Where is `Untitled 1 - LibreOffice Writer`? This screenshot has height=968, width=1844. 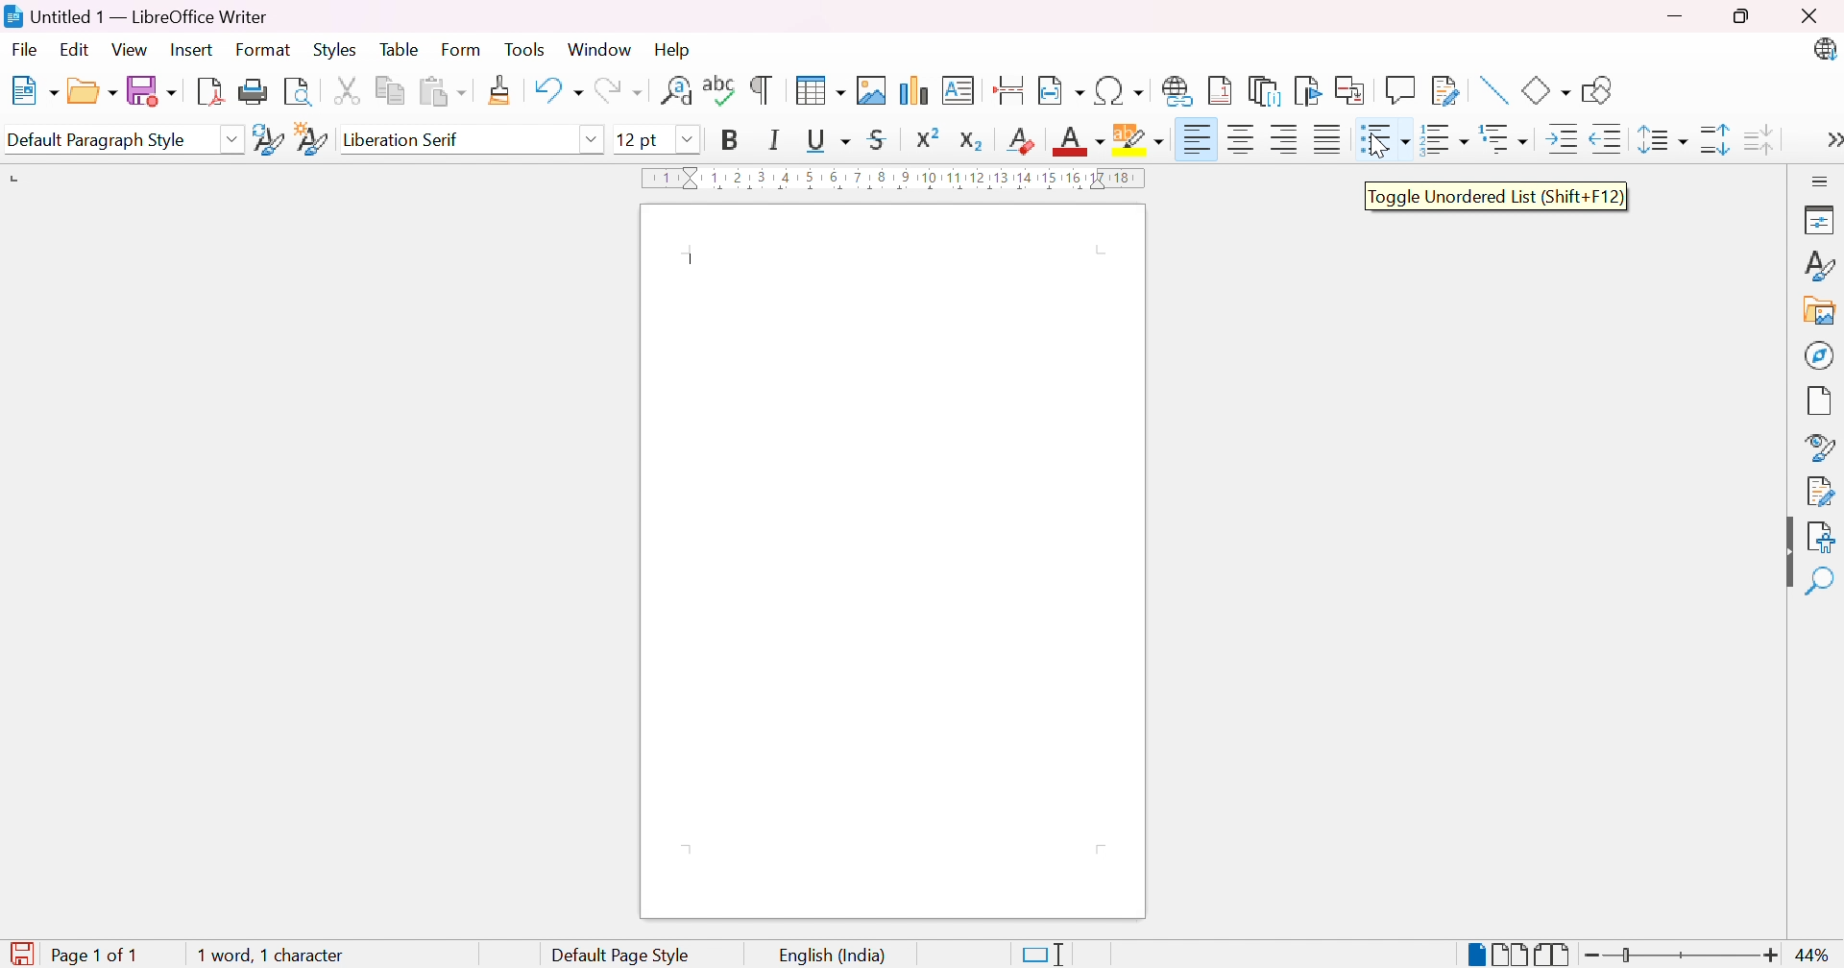
Untitled 1 - LibreOffice Writer is located at coordinates (136, 14).